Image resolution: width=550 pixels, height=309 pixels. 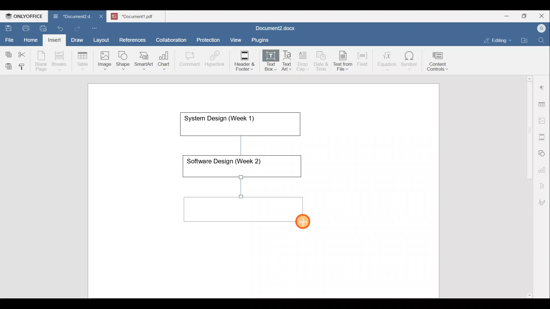 What do you see at coordinates (10, 38) in the screenshot?
I see `File` at bounding box center [10, 38].